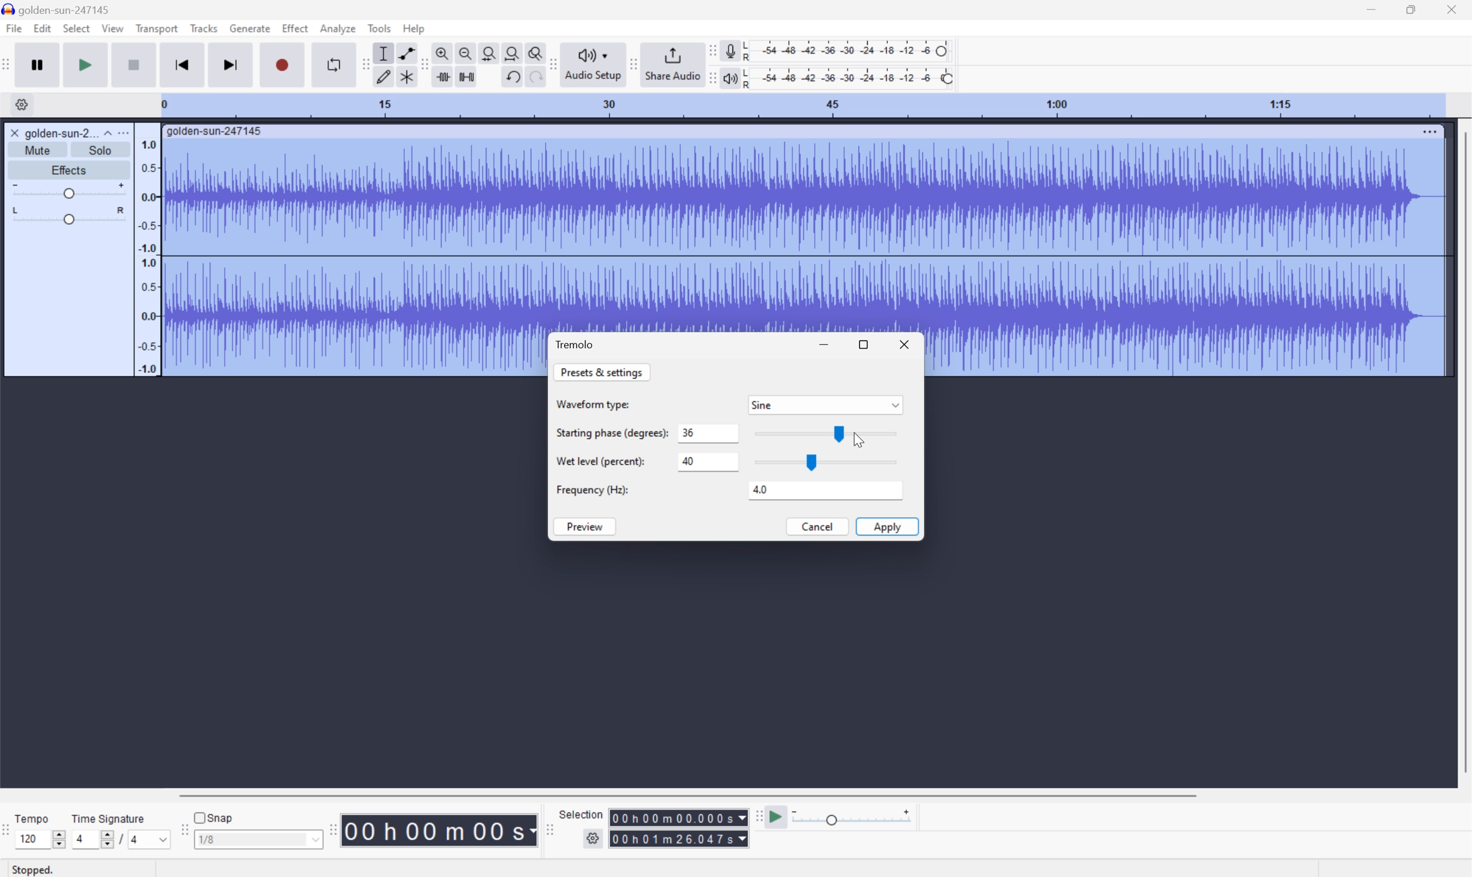  What do you see at coordinates (575, 343) in the screenshot?
I see `Tremolo` at bounding box center [575, 343].